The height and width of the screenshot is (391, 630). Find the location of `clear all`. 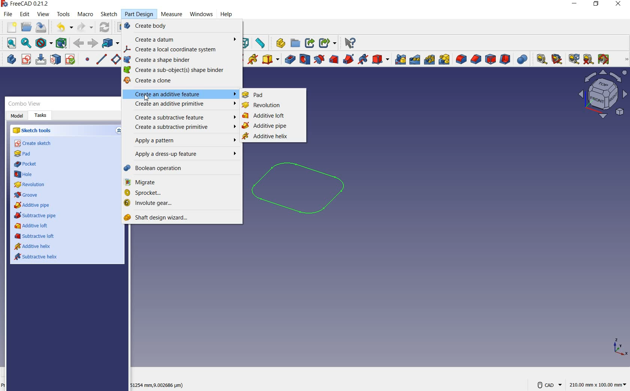

clear all is located at coordinates (589, 60).